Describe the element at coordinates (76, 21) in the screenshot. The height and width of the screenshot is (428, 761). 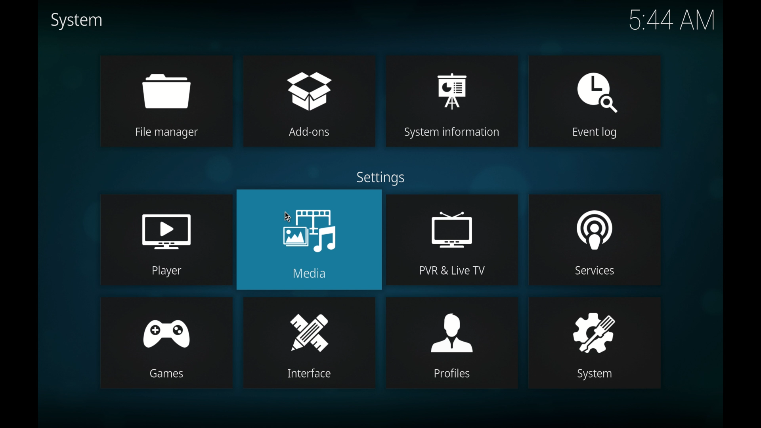
I see `system` at that location.